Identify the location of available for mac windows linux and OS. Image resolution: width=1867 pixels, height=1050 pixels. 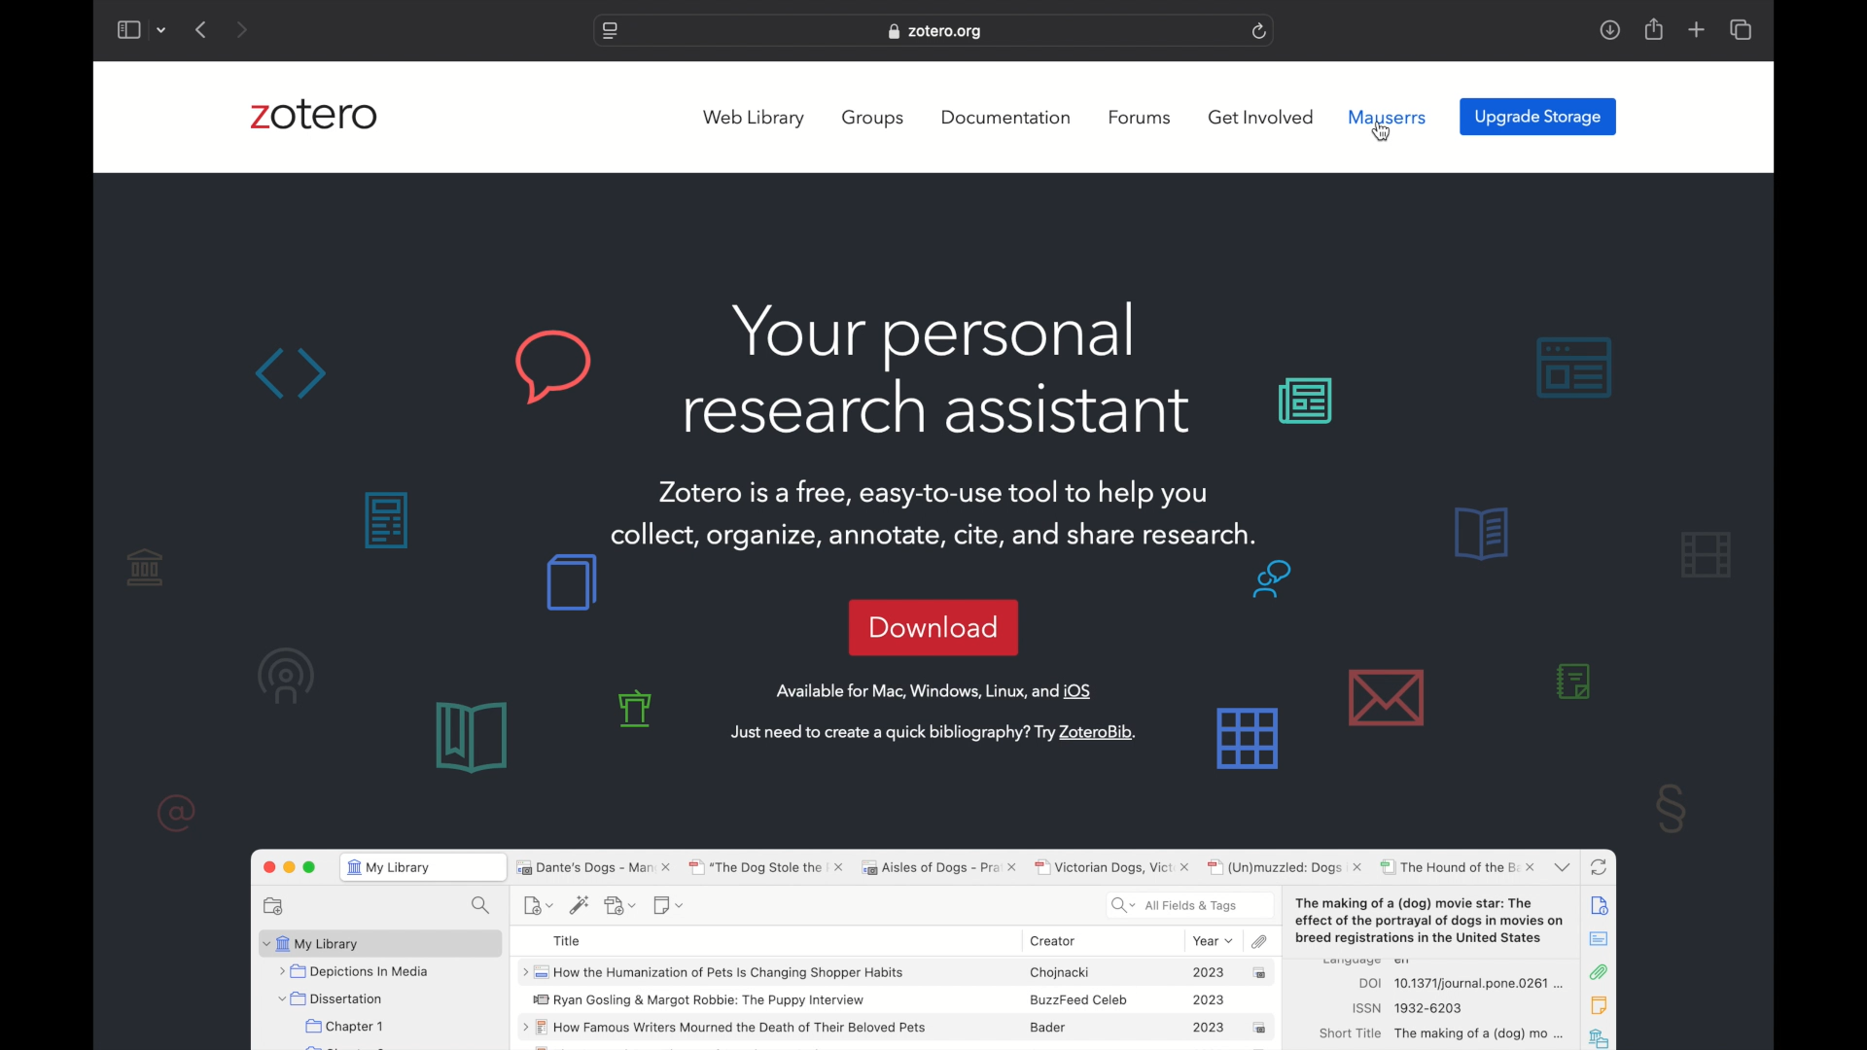
(935, 691).